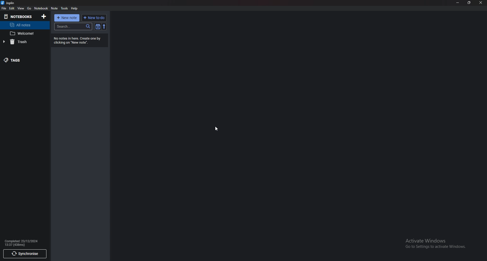  What do you see at coordinates (21, 42) in the screenshot?
I see `trash` at bounding box center [21, 42].